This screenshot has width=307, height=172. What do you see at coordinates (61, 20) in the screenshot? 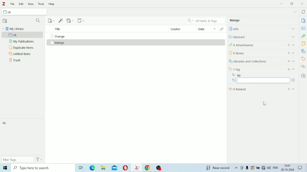
I see `Add Item (s) by Identifier` at bounding box center [61, 20].